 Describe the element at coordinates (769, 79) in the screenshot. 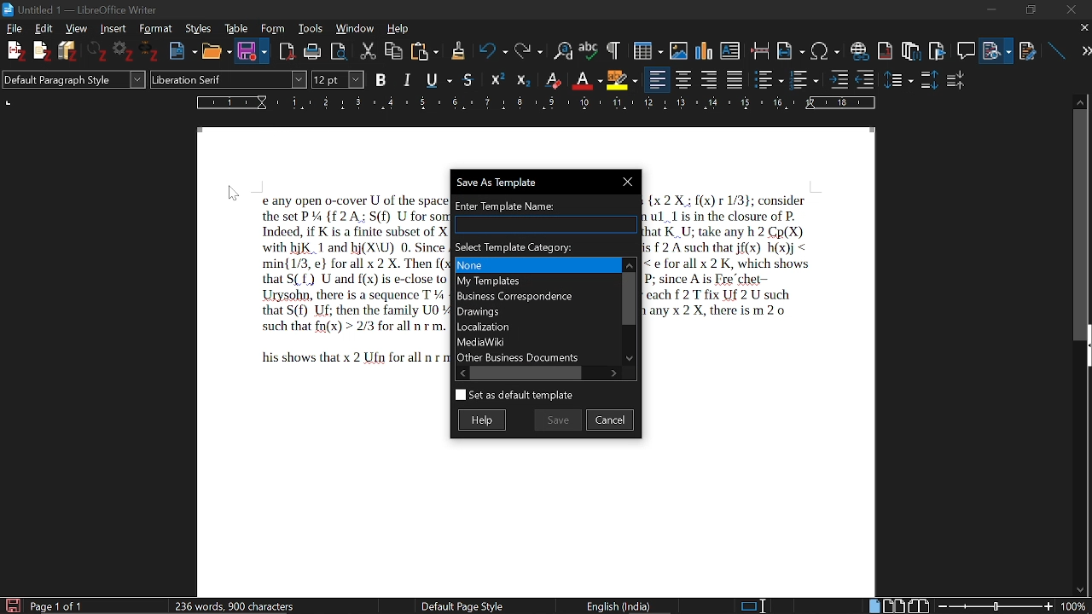

I see `toggled unordered list` at that location.